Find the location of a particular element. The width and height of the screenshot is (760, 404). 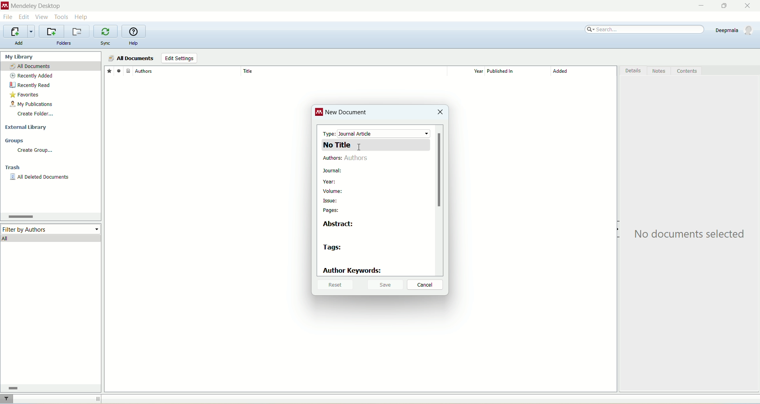

horizontal scroll bar is located at coordinates (49, 388).